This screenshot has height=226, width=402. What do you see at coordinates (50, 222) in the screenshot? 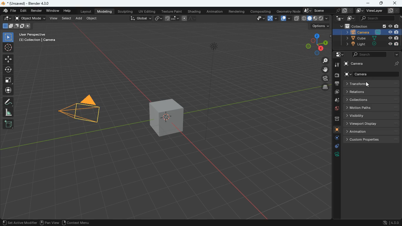
I see `pan view` at bounding box center [50, 222].